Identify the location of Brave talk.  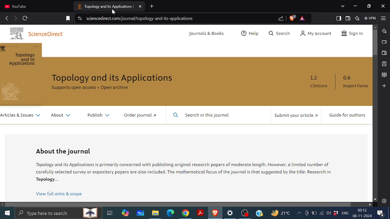
(384, 42).